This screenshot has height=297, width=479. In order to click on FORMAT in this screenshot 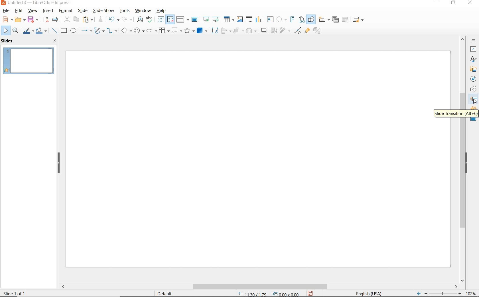, I will do `click(66, 11)`.